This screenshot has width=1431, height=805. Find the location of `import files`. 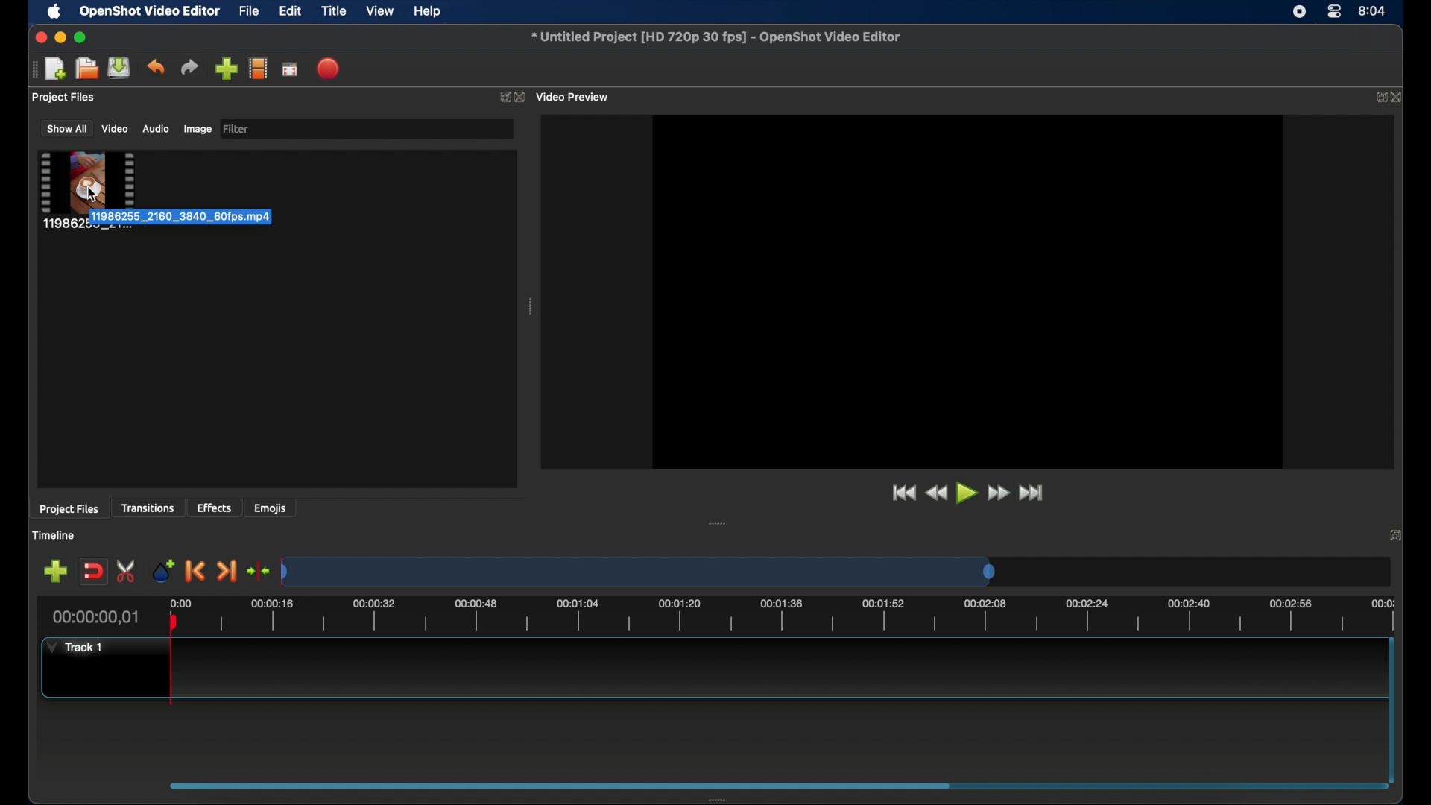

import files is located at coordinates (225, 69).